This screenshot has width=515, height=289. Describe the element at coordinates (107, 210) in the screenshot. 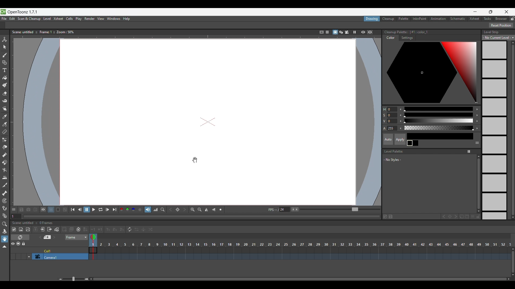

I see `Next frame` at that location.